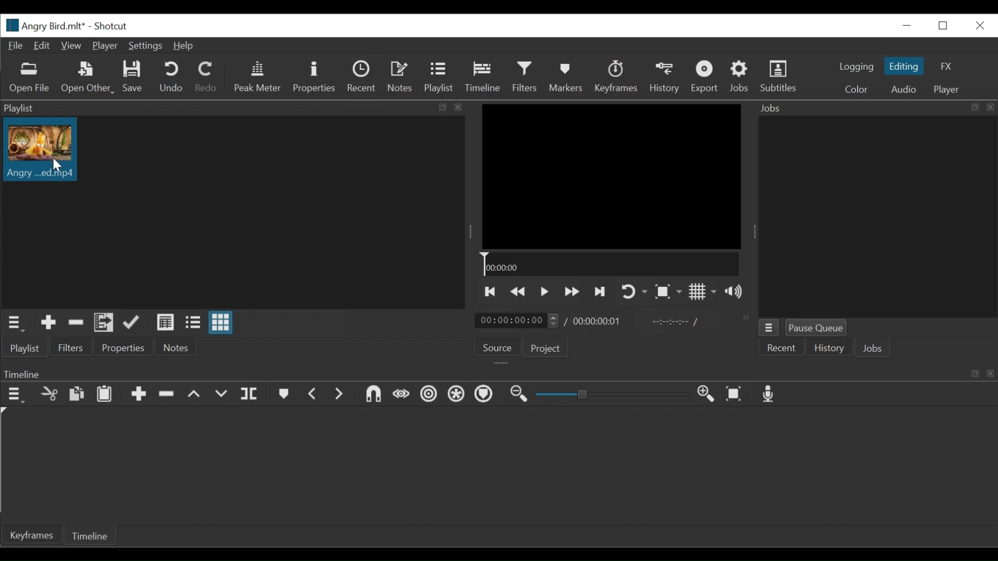 This screenshot has width=998, height=561. What do you see at coordinates (547, 292) in the screenshot?
I see `Toggle play or pause` at bounding box center [547, 292].